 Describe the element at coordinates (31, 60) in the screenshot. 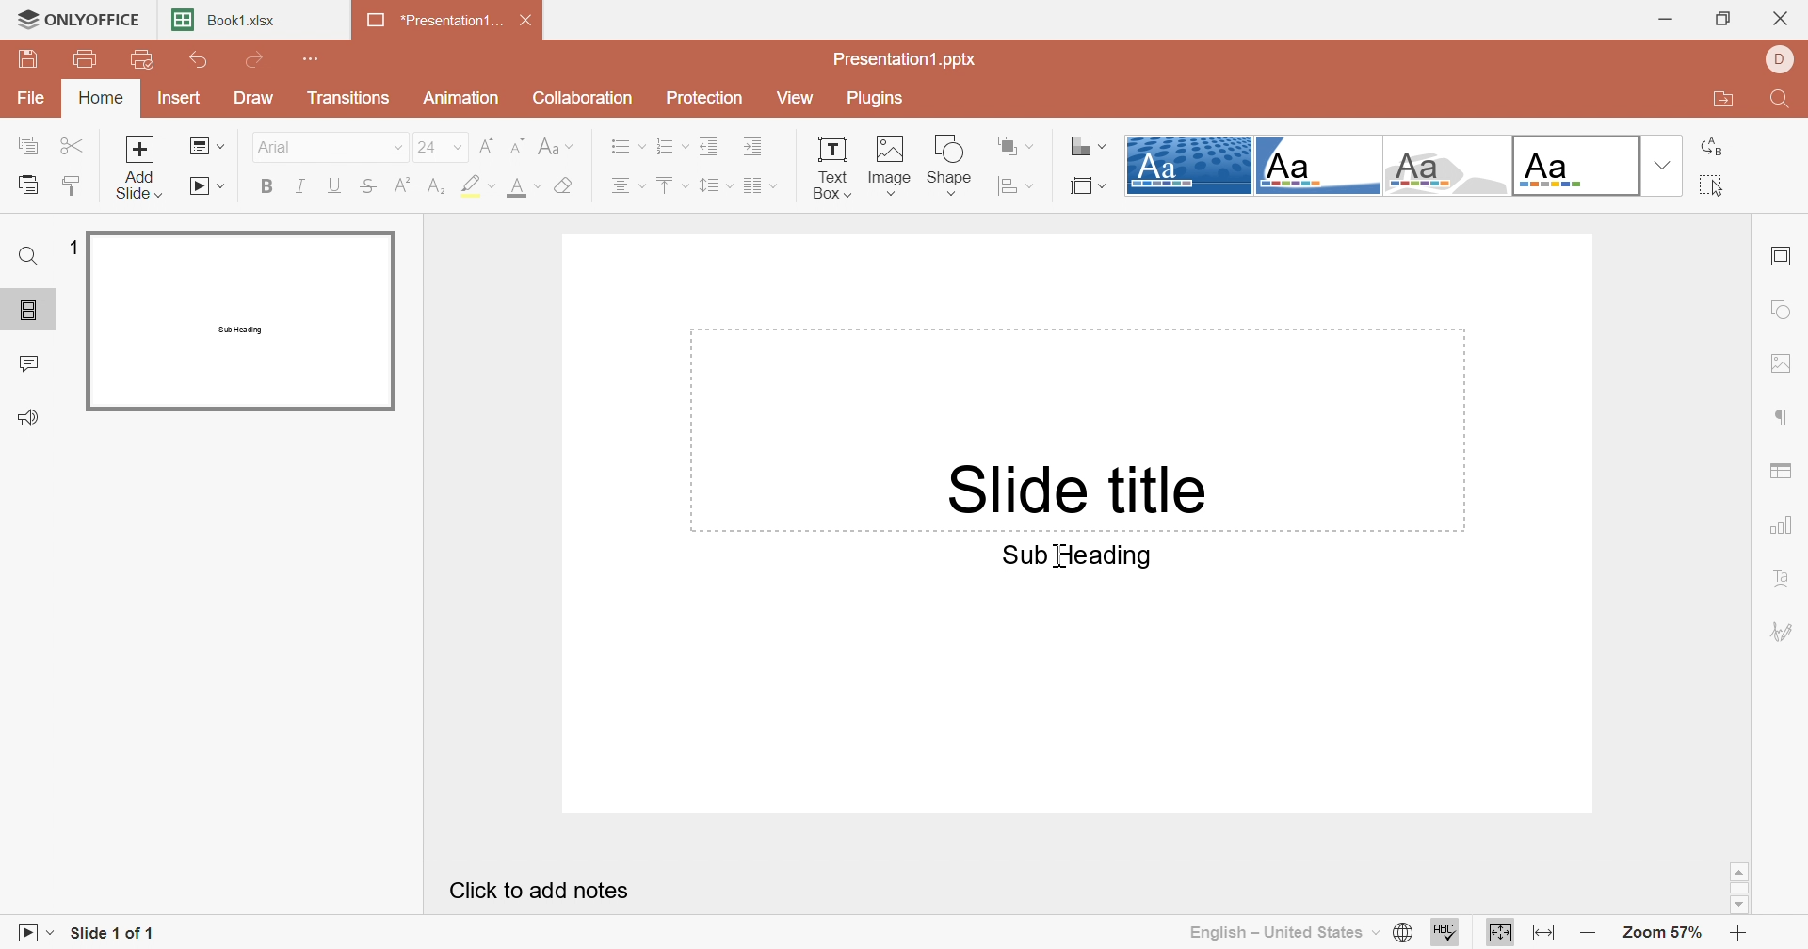

I see `Save` at that location.